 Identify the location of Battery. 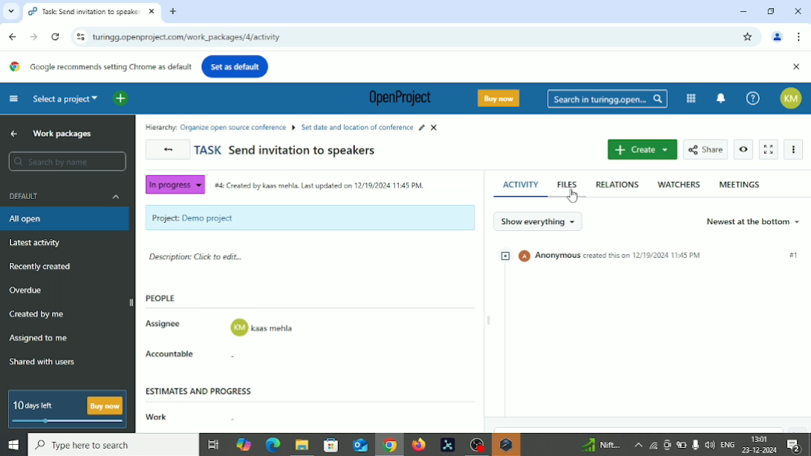
(682, 446).